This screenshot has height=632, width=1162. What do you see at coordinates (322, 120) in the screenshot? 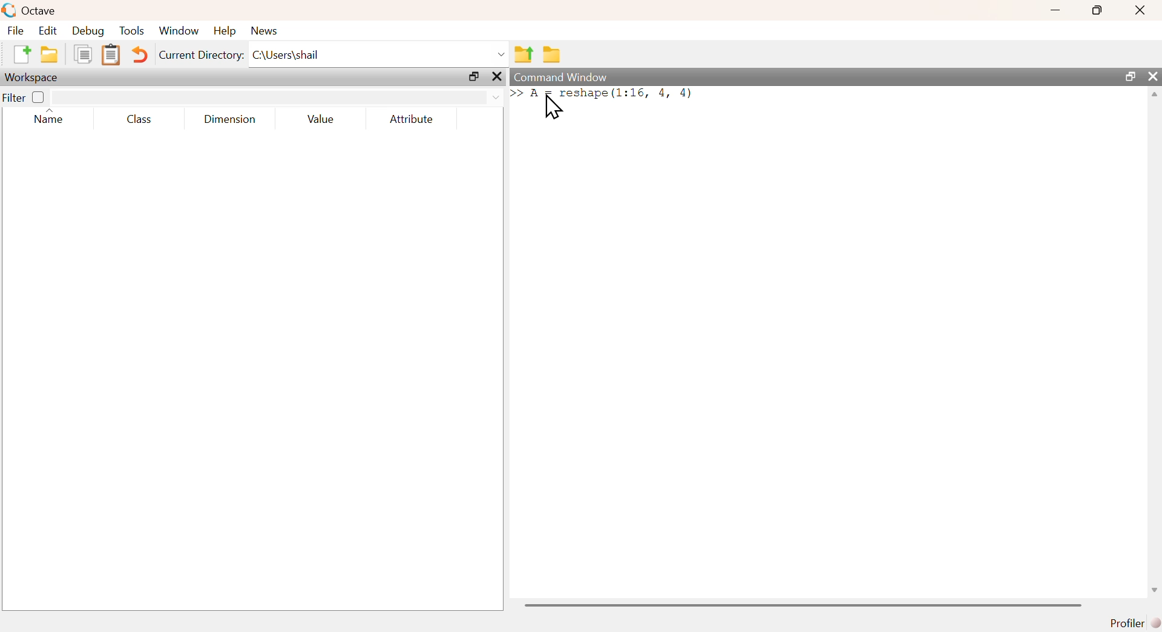
I see `value` at bounding box center [322, 120].